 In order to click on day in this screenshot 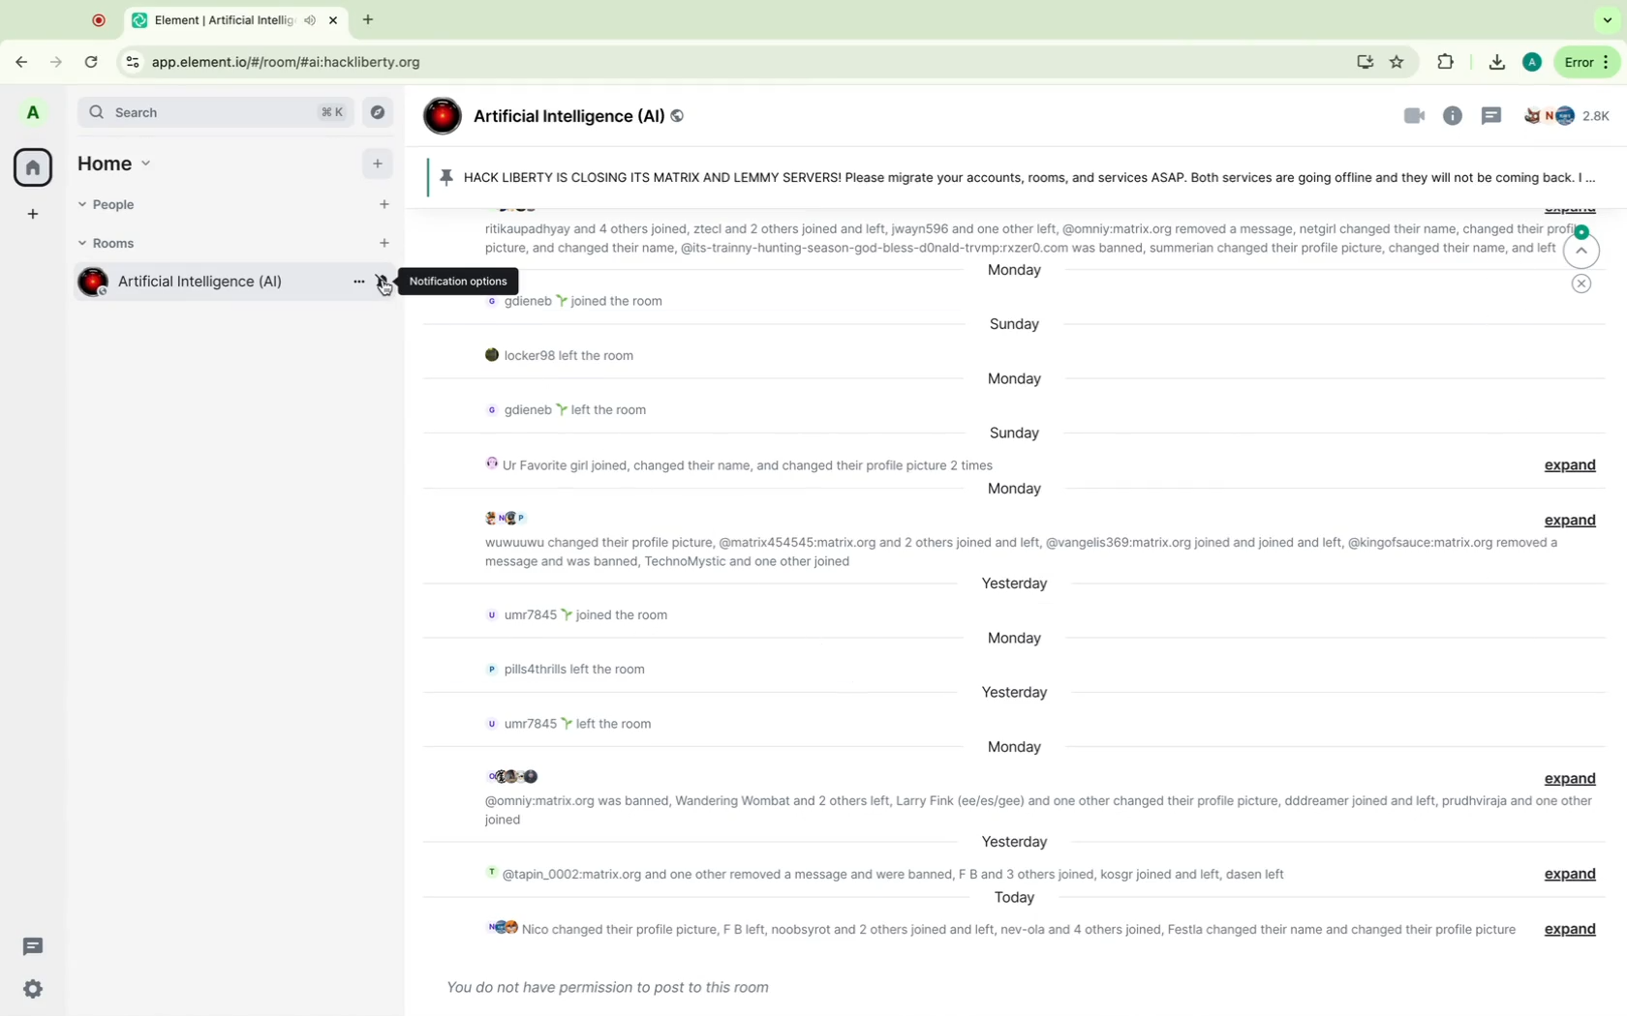, I will do `click(1013, 746)`.